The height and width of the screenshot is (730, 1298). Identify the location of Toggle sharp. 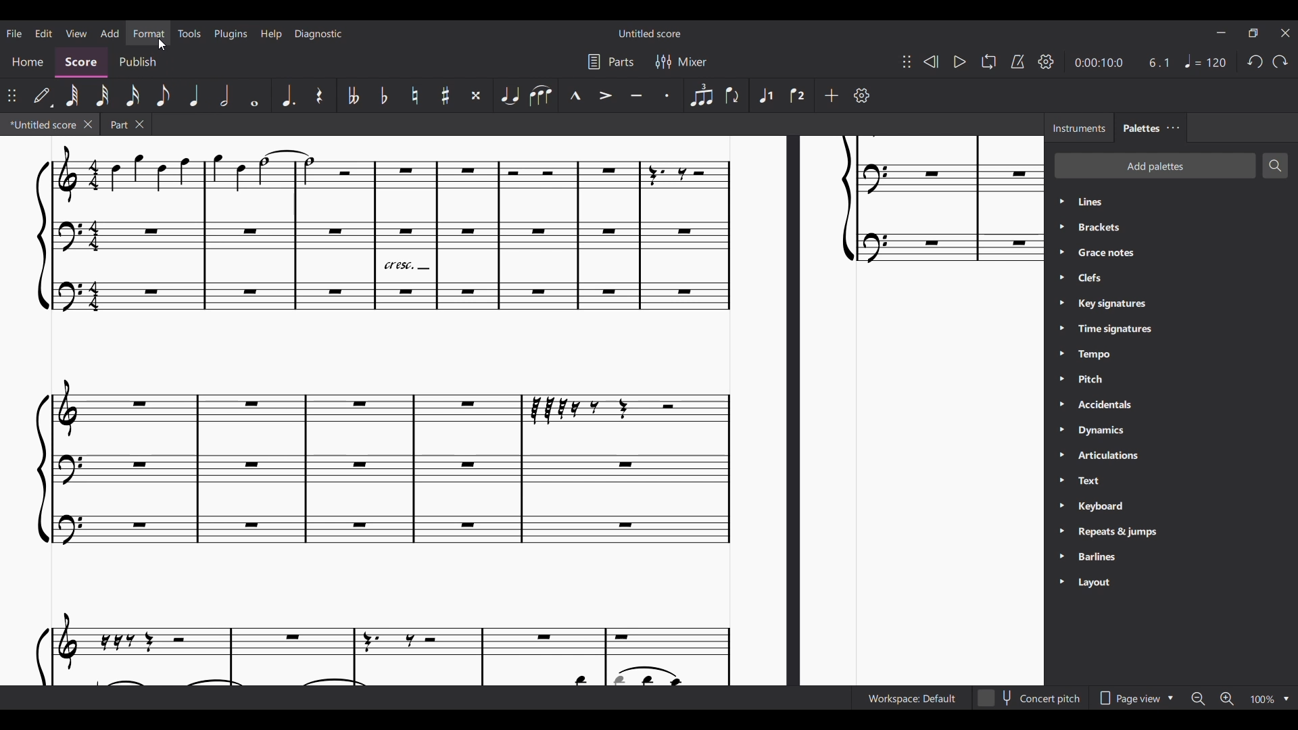
(446, 95).